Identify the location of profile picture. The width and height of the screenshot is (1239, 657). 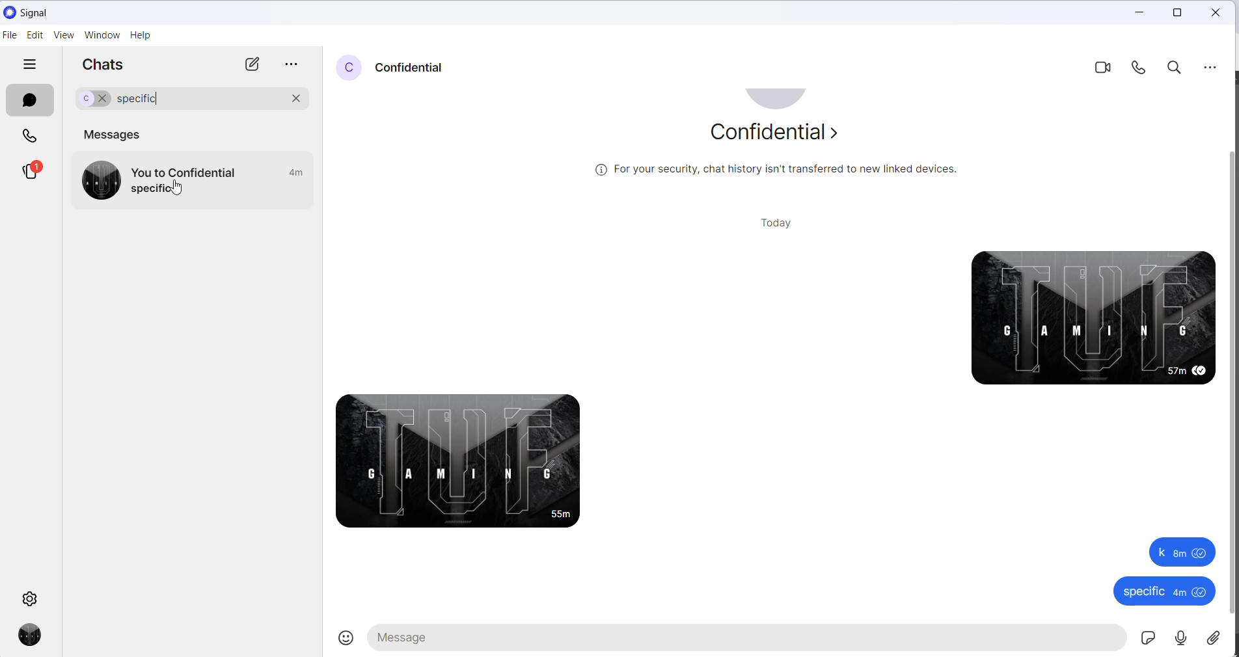
(100, 179).